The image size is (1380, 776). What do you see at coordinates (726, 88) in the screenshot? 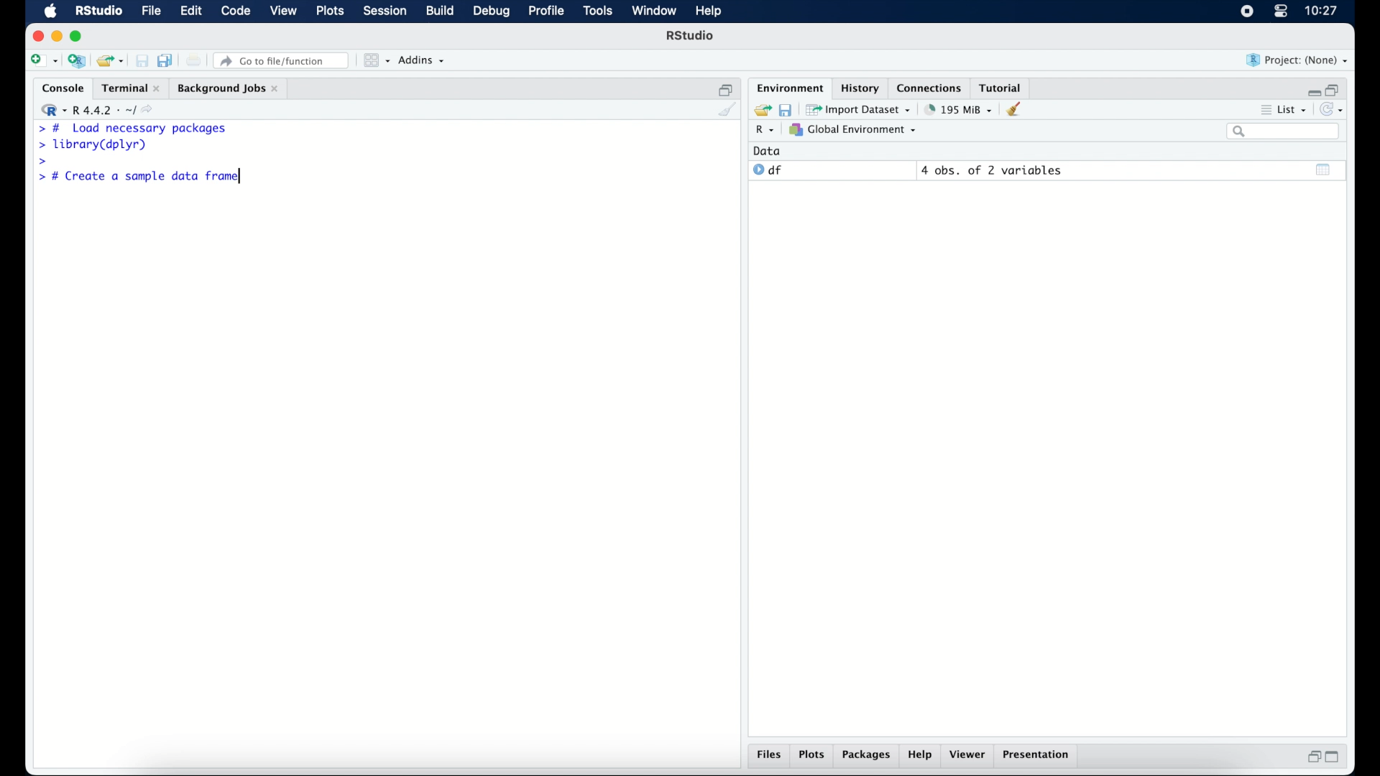
I see `restore down` at bounding box center [726, 88].